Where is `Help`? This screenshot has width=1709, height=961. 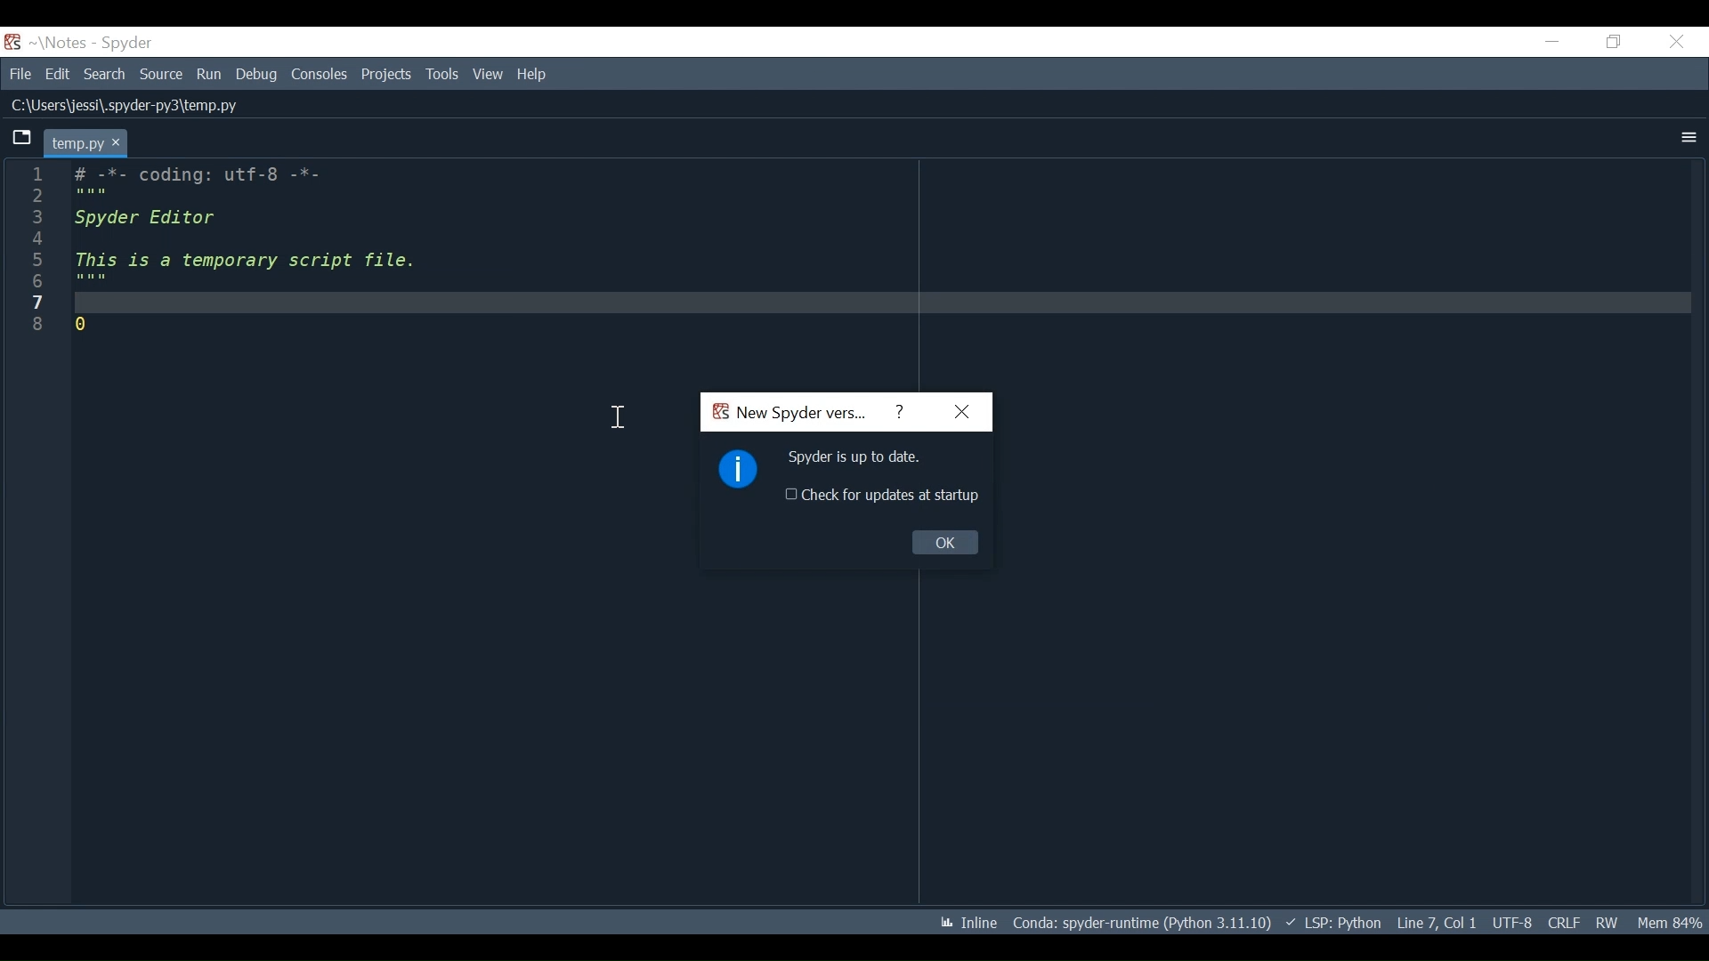
Help is located at coordinates (535, 72).